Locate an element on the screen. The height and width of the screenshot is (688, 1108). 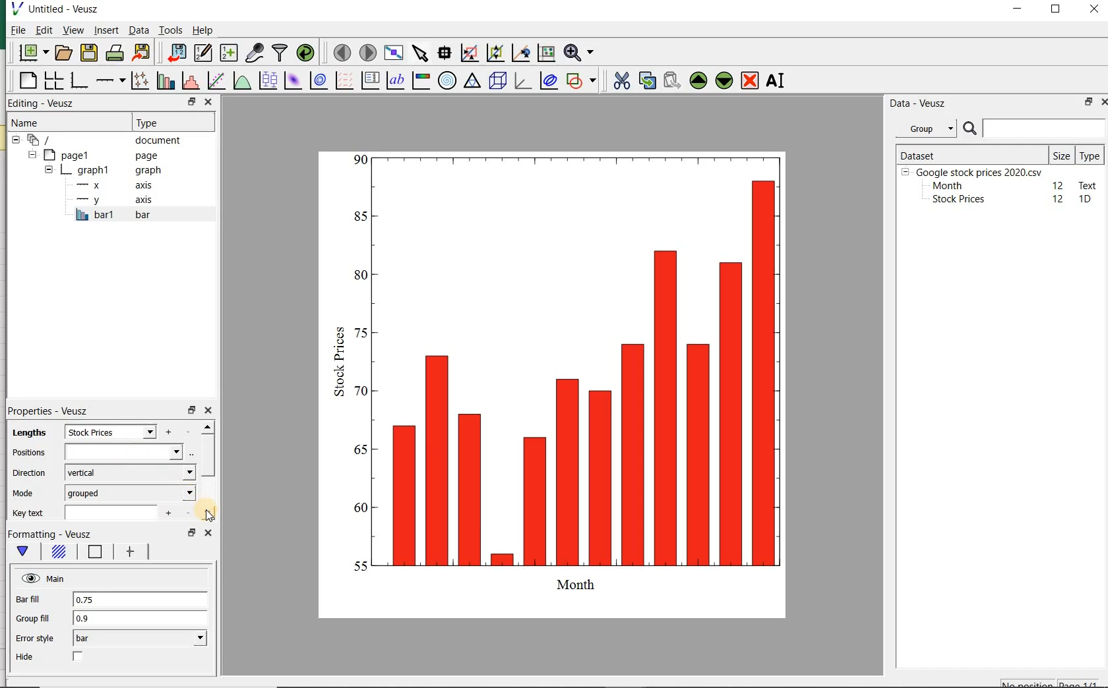
click to recenter graph axes is located at coordinates (519, 53).